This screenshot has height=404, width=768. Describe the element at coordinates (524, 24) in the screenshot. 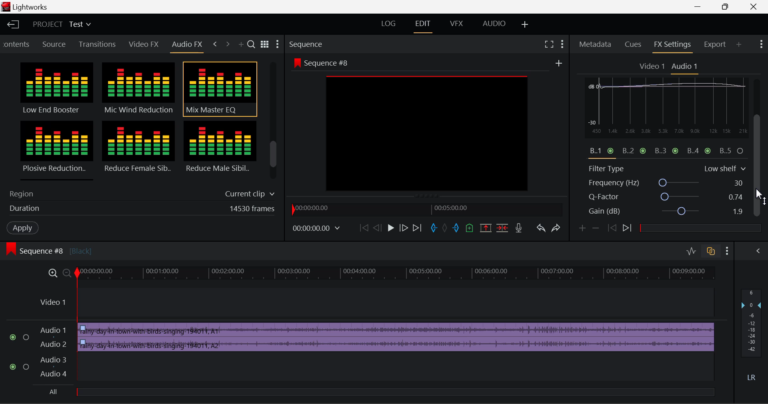

I see `Add Layout` at that location.